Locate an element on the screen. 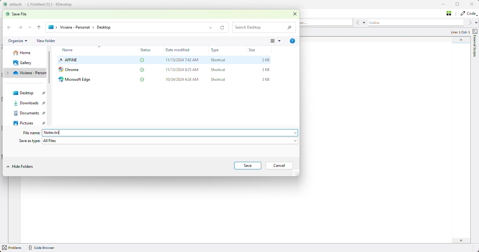 This screenshot has height=252, width=479. backward is located at coordinates (9, 28).